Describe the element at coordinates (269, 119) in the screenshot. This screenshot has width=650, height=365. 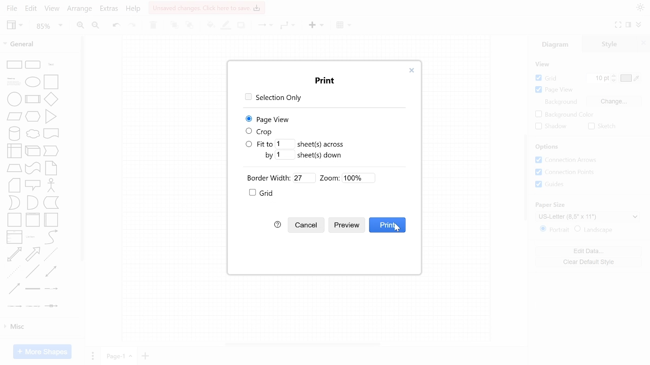
I see `Page view` at that location.